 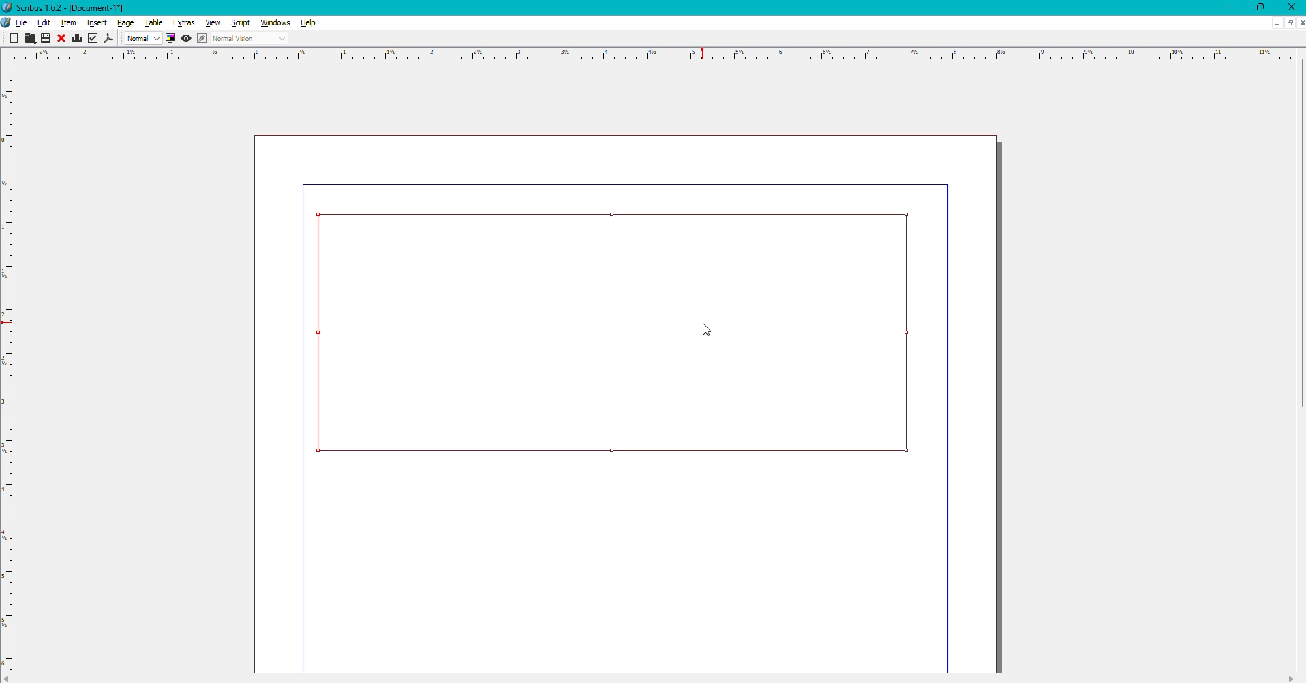 What do you see at coordinates (92, 38) in the screenshot?
I see `Check` at bounding box center [92, 38].